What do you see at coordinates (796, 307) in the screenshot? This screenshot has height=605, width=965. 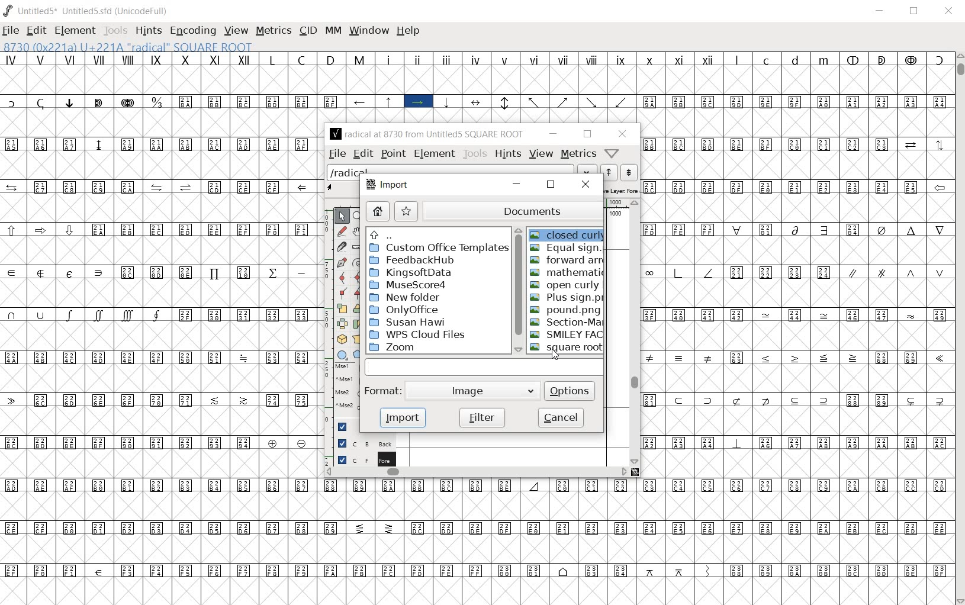 I see `Glyph characters` at bounding box center [796, 307].